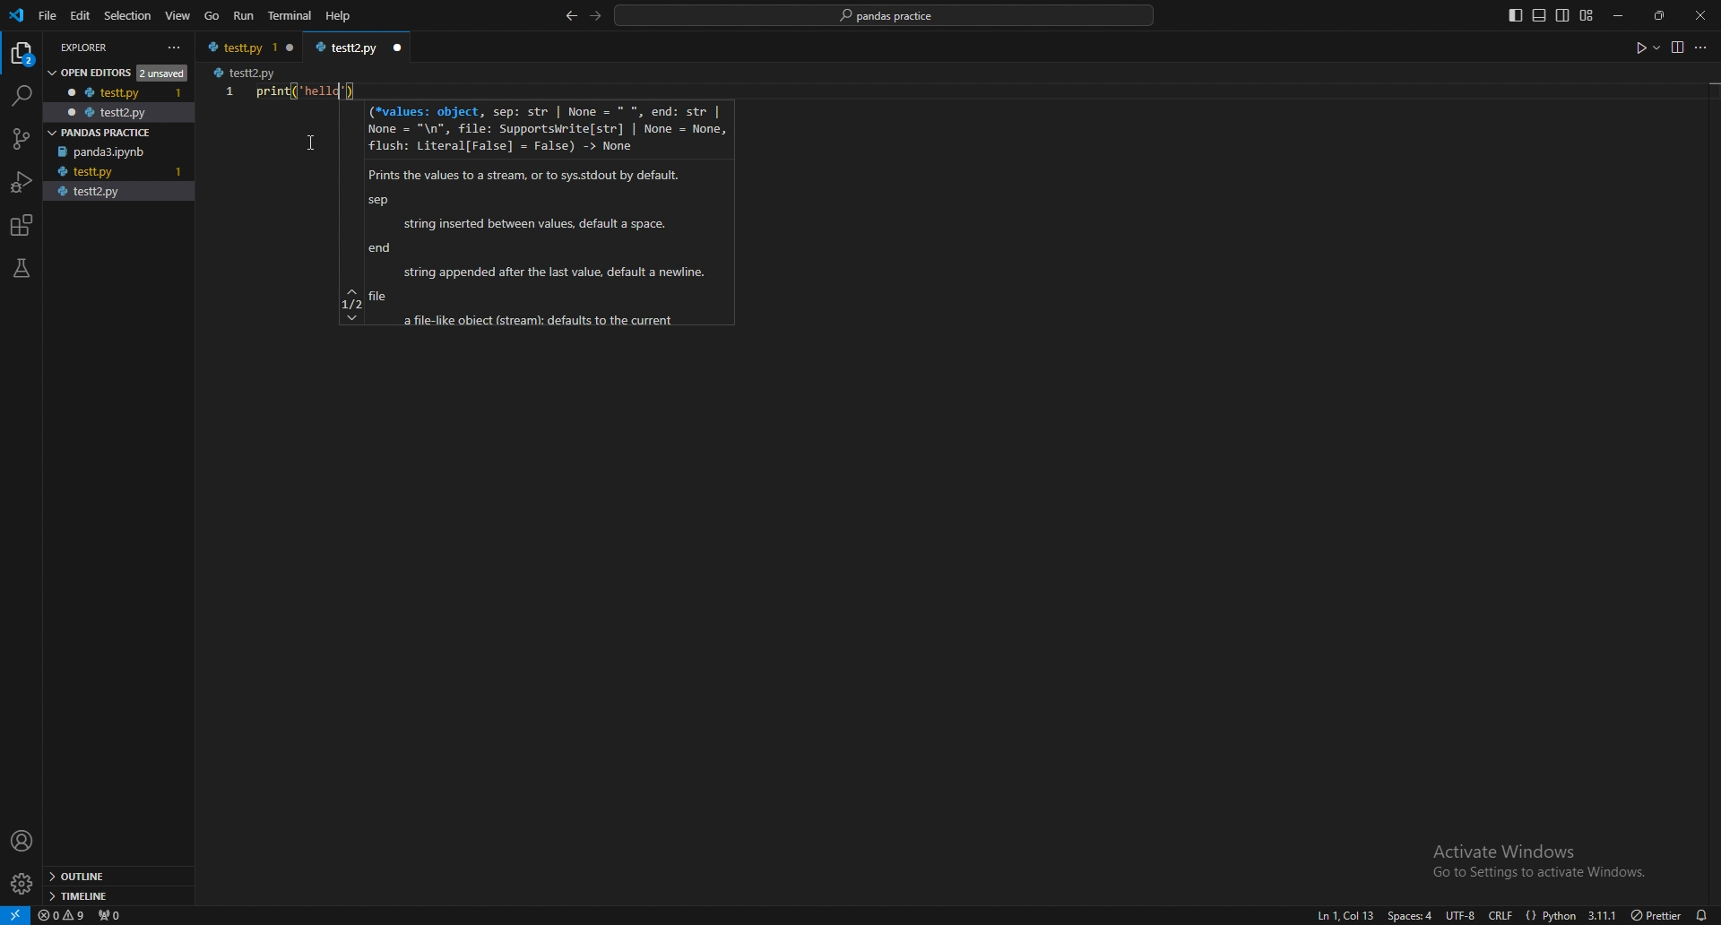 Image resolution: width=1721 pixels, height=925 pixels. What do you see at coordinates (63, 914) in the screenshot?
I see `warnings` at bounding box center [63, 914].